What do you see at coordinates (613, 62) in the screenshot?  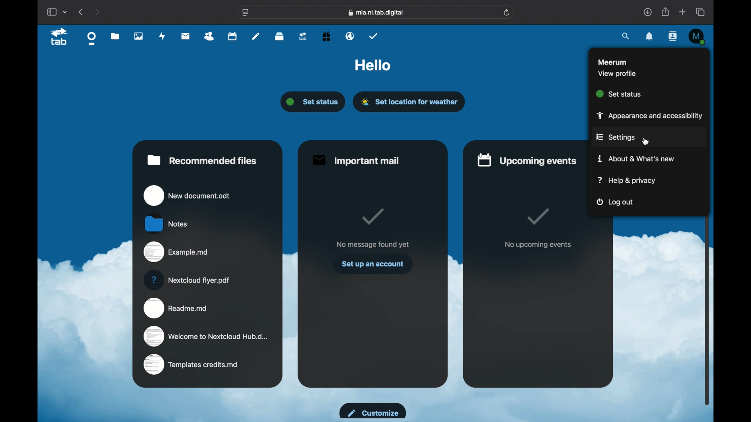 I see `meerum` at bounding box center [613, 62].